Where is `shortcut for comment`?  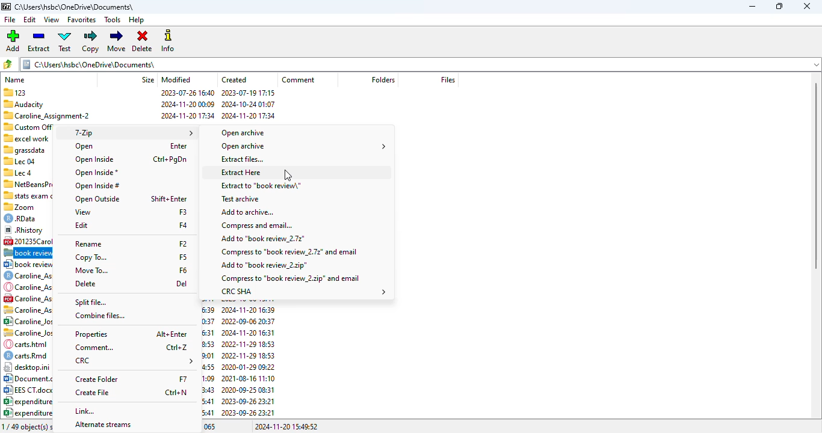
shortcut for comment is located at coordinates (177, 347).